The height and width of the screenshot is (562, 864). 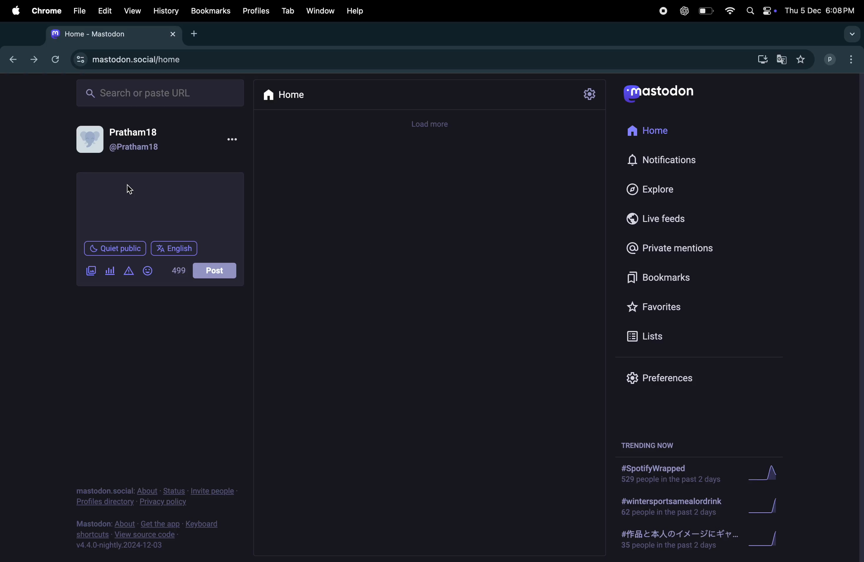 What do you see at coordinates (235, 139) in the screenshot?
I see `options` at bounding box center [235, 139].